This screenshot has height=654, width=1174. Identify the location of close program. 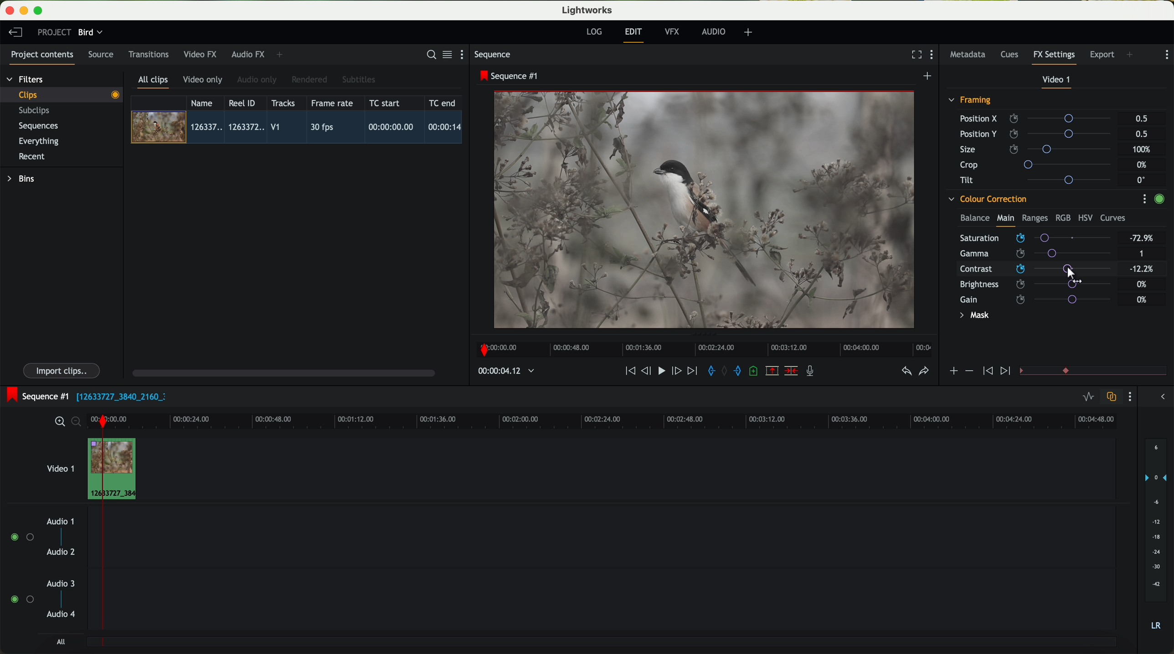
(10, 10).